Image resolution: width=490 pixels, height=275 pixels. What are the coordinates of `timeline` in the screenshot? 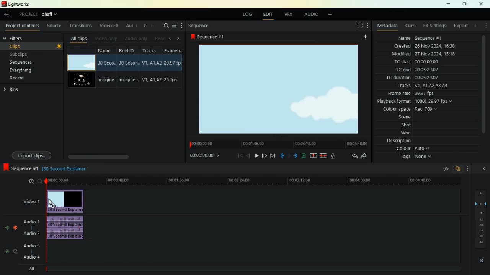 It's located at (252, 269).